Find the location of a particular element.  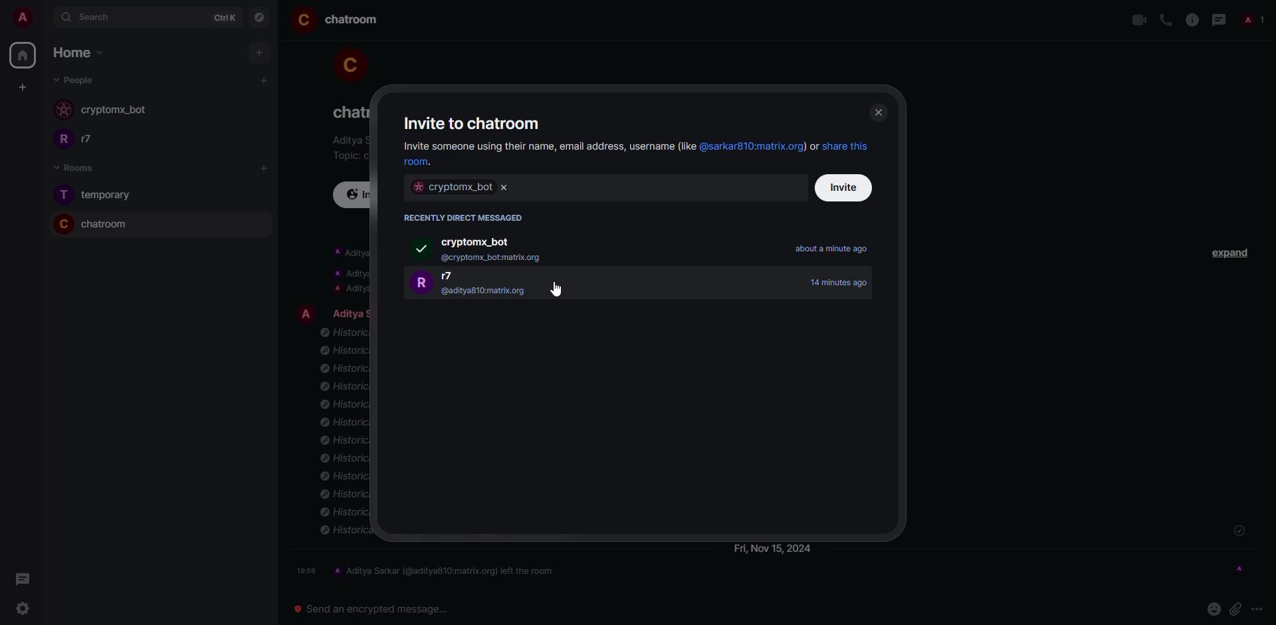

attach is located at coordinates (1235, 608).